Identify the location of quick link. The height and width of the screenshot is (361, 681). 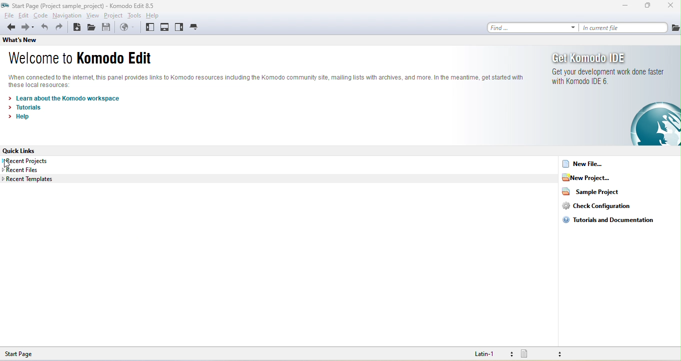
(23, 151).